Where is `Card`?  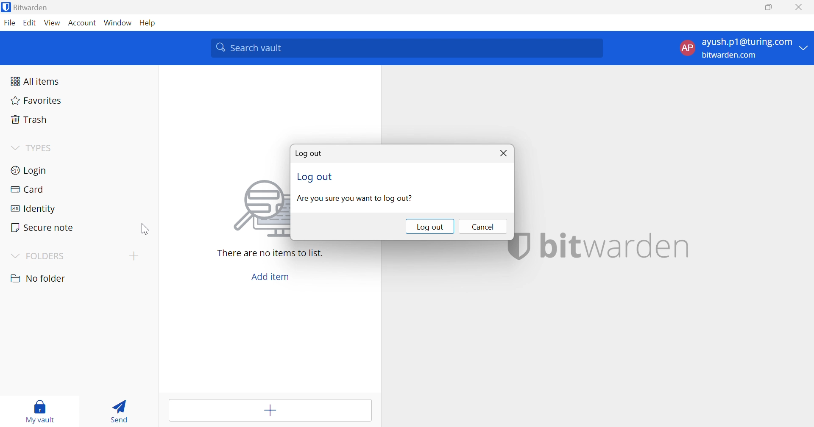 Card is located at coordinates (27, 188).